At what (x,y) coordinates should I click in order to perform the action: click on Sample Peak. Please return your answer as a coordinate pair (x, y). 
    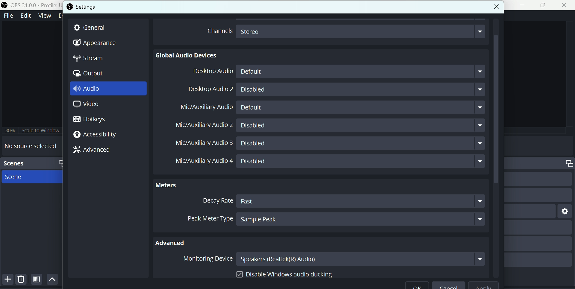
    Looking at the image, I should click on (361, 219).